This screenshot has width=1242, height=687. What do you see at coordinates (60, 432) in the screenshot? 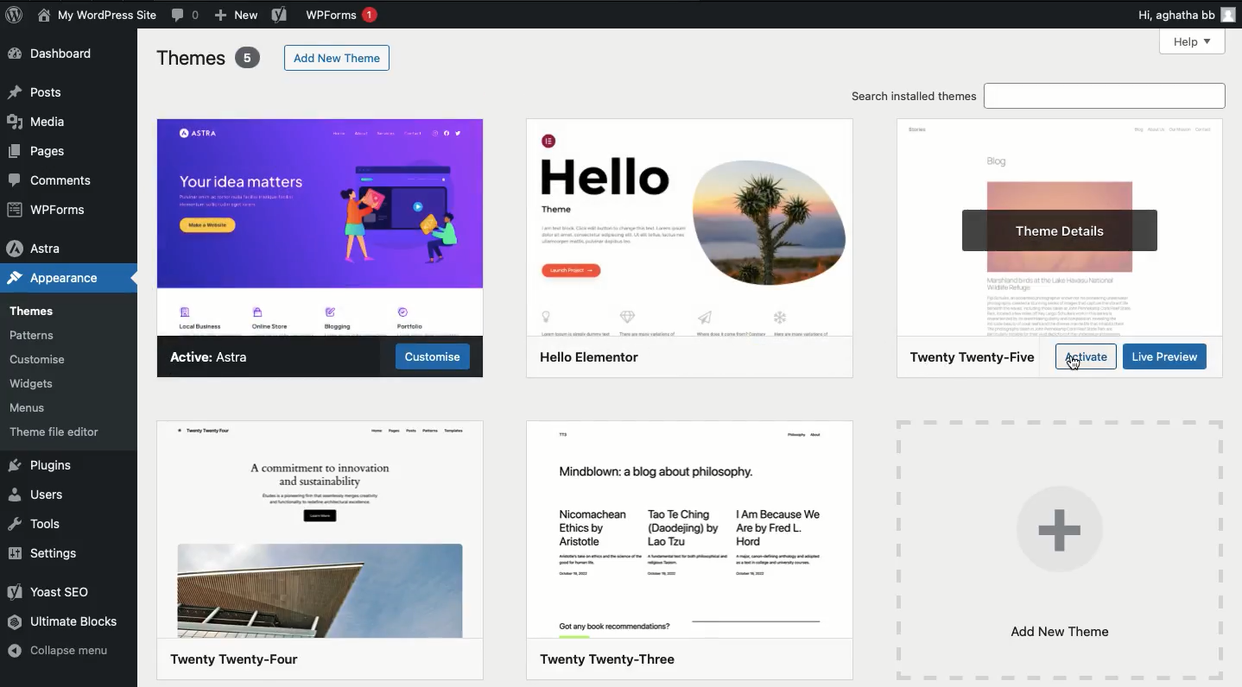
I see `Theme file editor` at bounding box center [60, 432].